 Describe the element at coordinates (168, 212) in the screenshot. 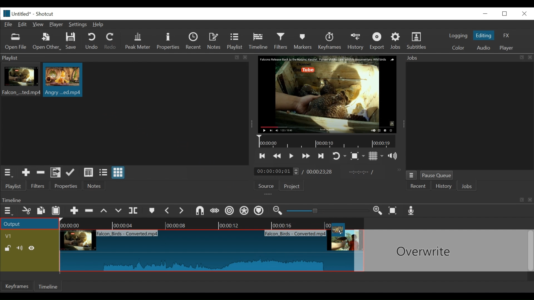

I see `Previous marker` at that location.